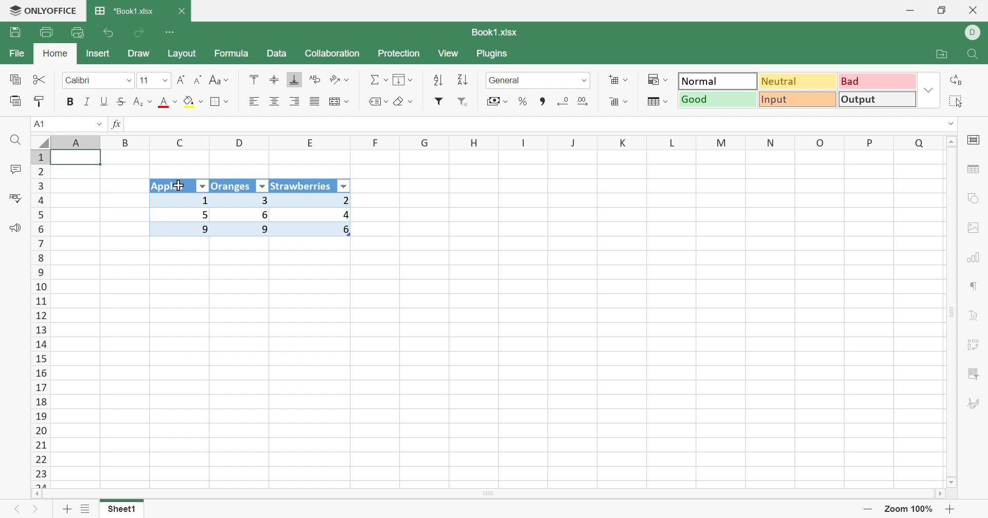  I want to click on Cut, so click(40, 79).